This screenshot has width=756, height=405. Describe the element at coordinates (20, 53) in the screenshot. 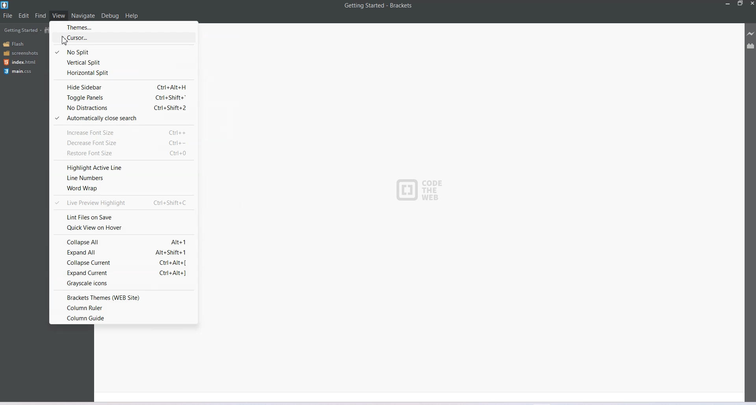

I see `Screenshots` at that location.